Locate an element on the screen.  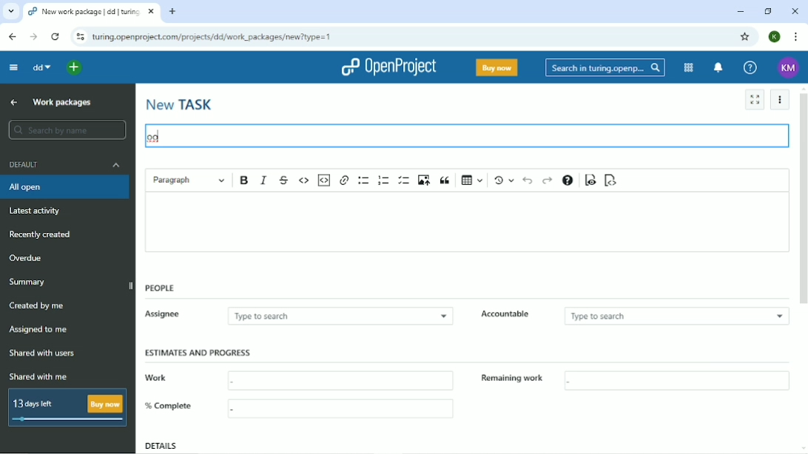
Vertical scrollbar is located at coordinates (803, 198).